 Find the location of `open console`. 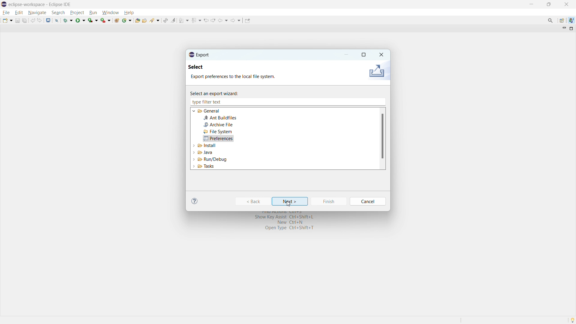

open console is located at coordinates (48, 20).